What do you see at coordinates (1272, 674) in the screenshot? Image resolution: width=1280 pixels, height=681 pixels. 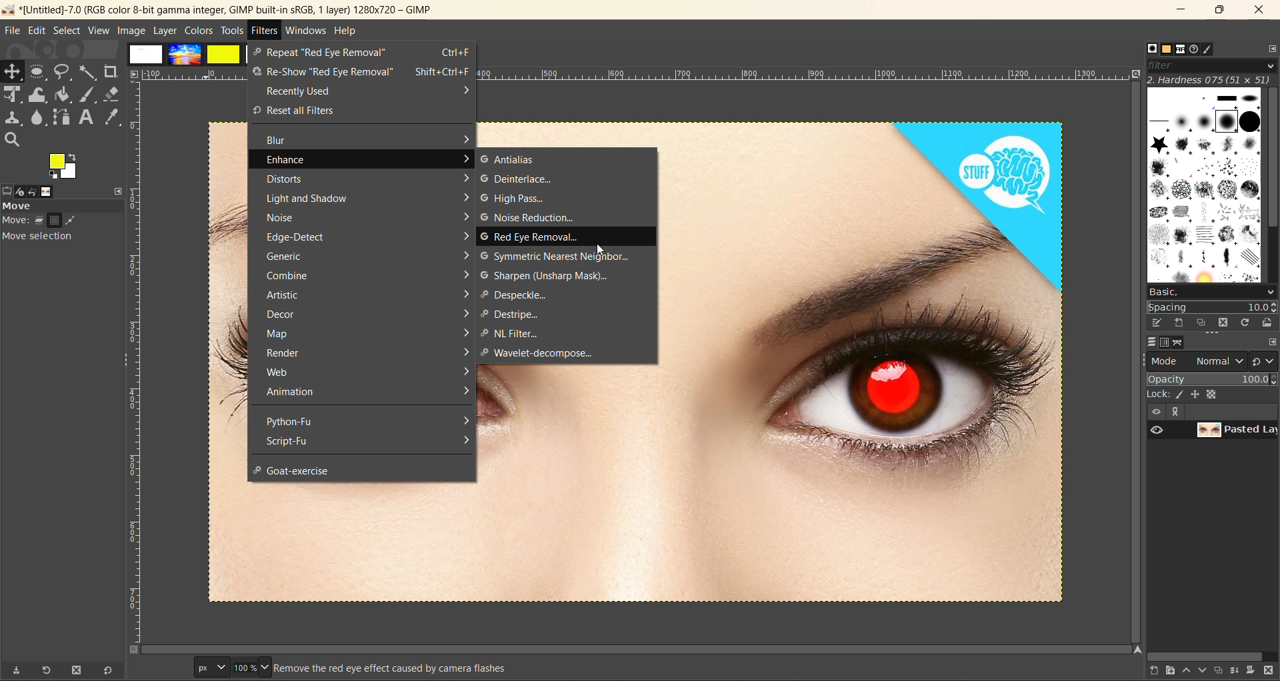 I see `delete this layer` at bounding box center [1272, 674].